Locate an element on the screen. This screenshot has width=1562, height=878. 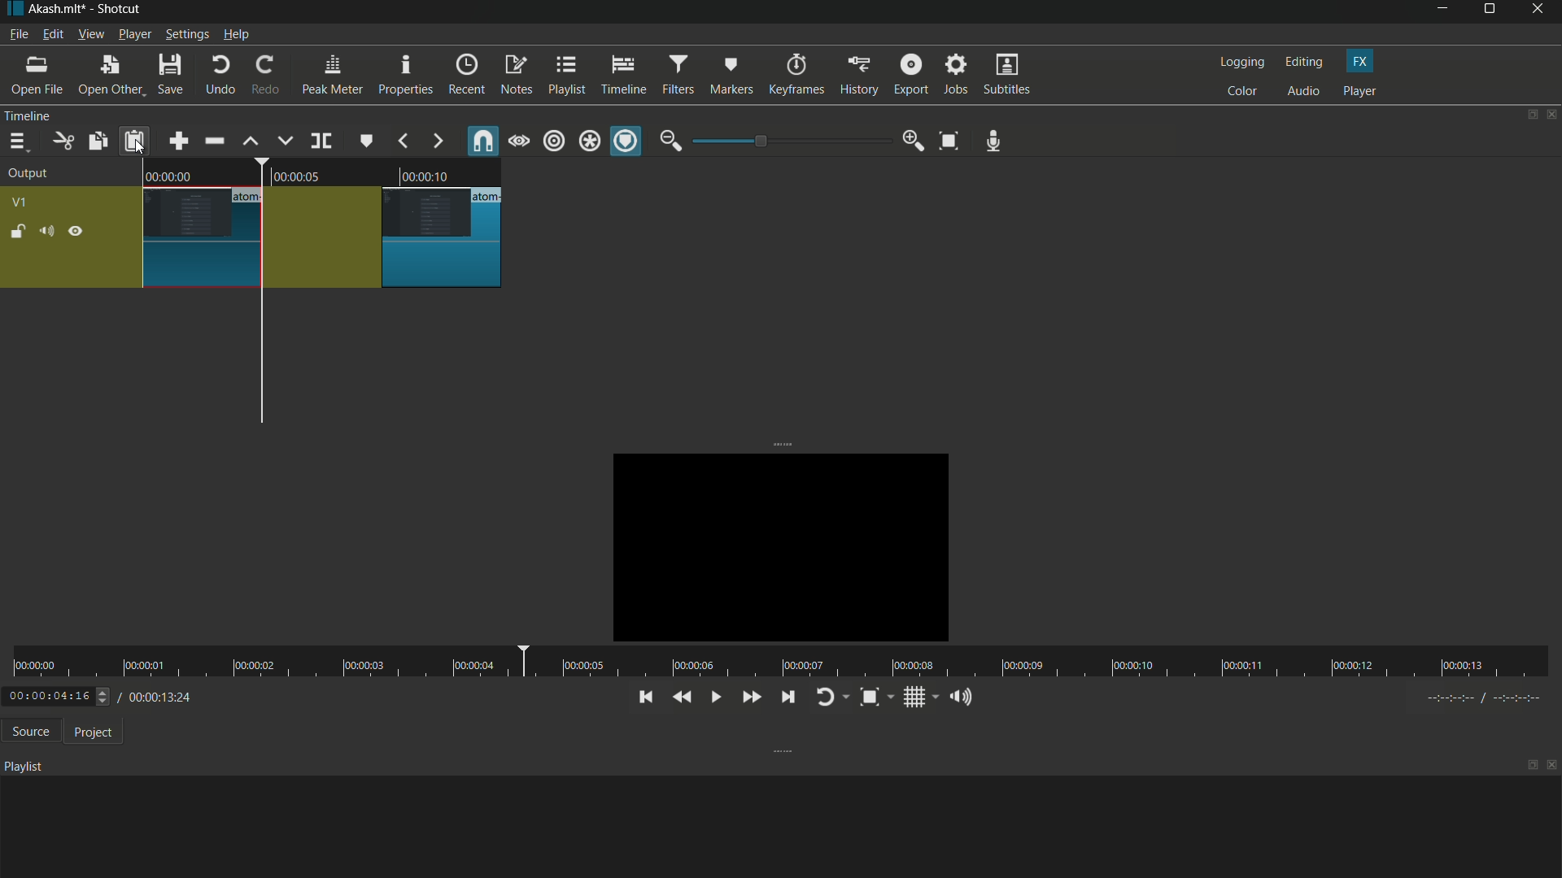
lock track is located at coordinates (15, 230).